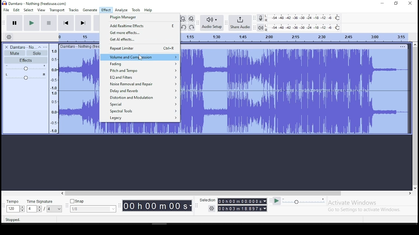 The image size is (419, 235). Describe the element at coordinates (157, 206) in the screenshot. I see `00 h 00 m 00 s` at that location.